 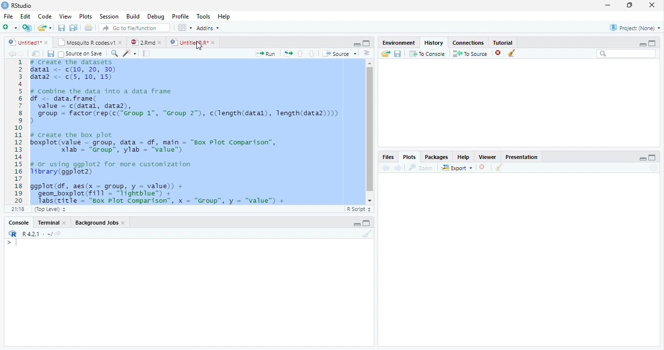 What do you see at coordinates (642, 45) in the screenshot?
I see `Minimize` at bounding box center [642, 45].